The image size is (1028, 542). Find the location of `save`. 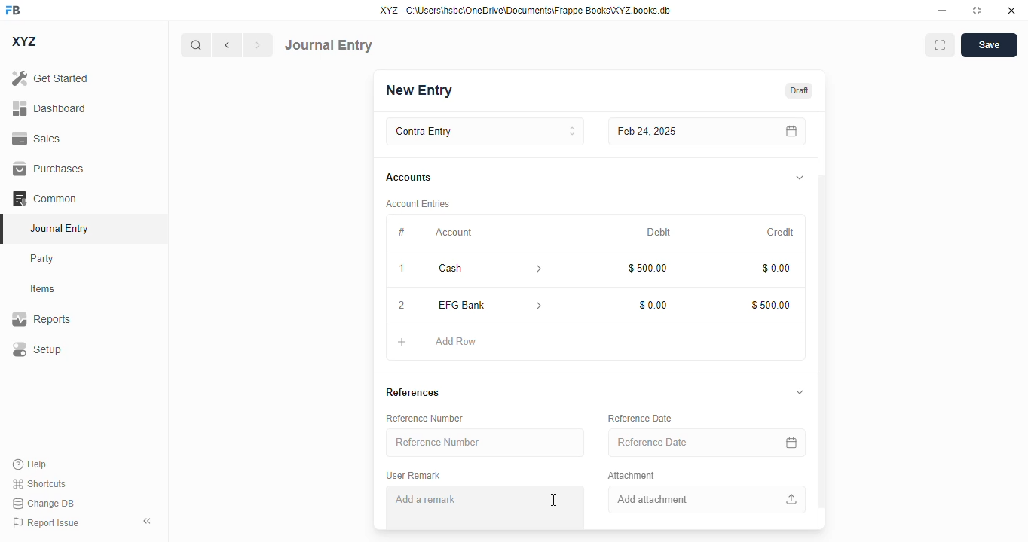

save is located at coordinates (989, 45).